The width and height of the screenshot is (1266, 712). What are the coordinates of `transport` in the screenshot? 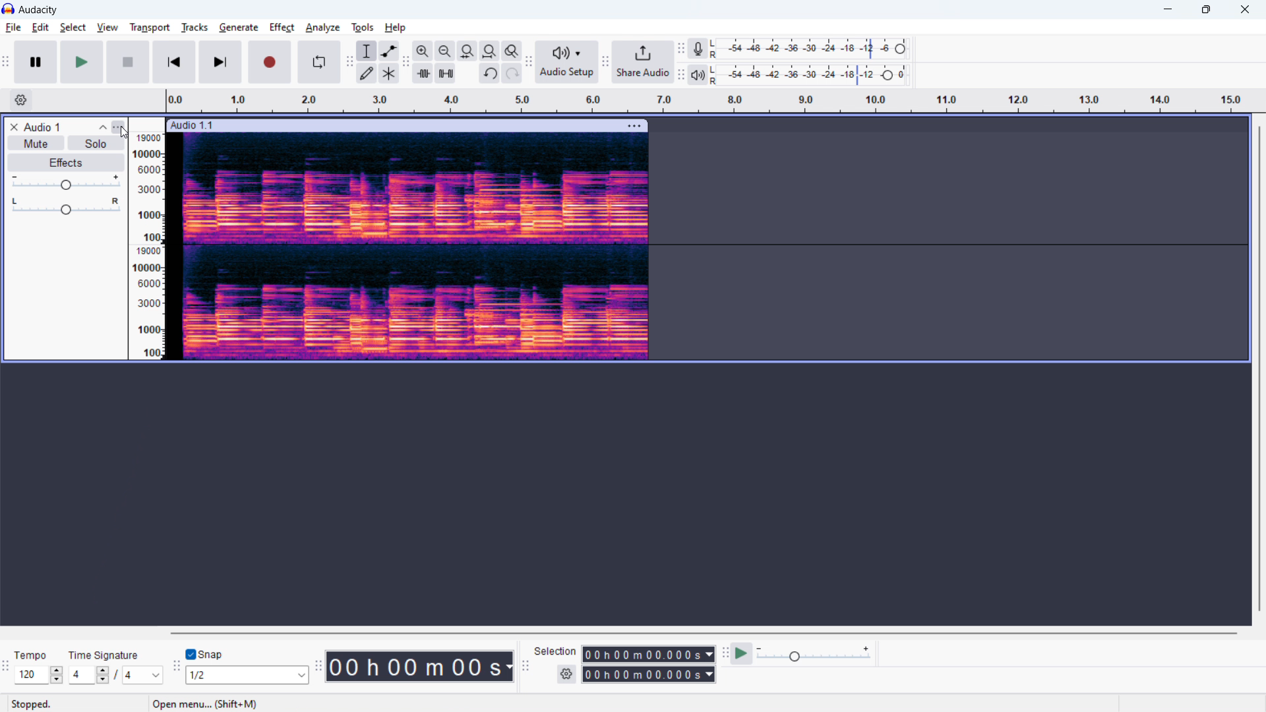 It's located at (150, 27).